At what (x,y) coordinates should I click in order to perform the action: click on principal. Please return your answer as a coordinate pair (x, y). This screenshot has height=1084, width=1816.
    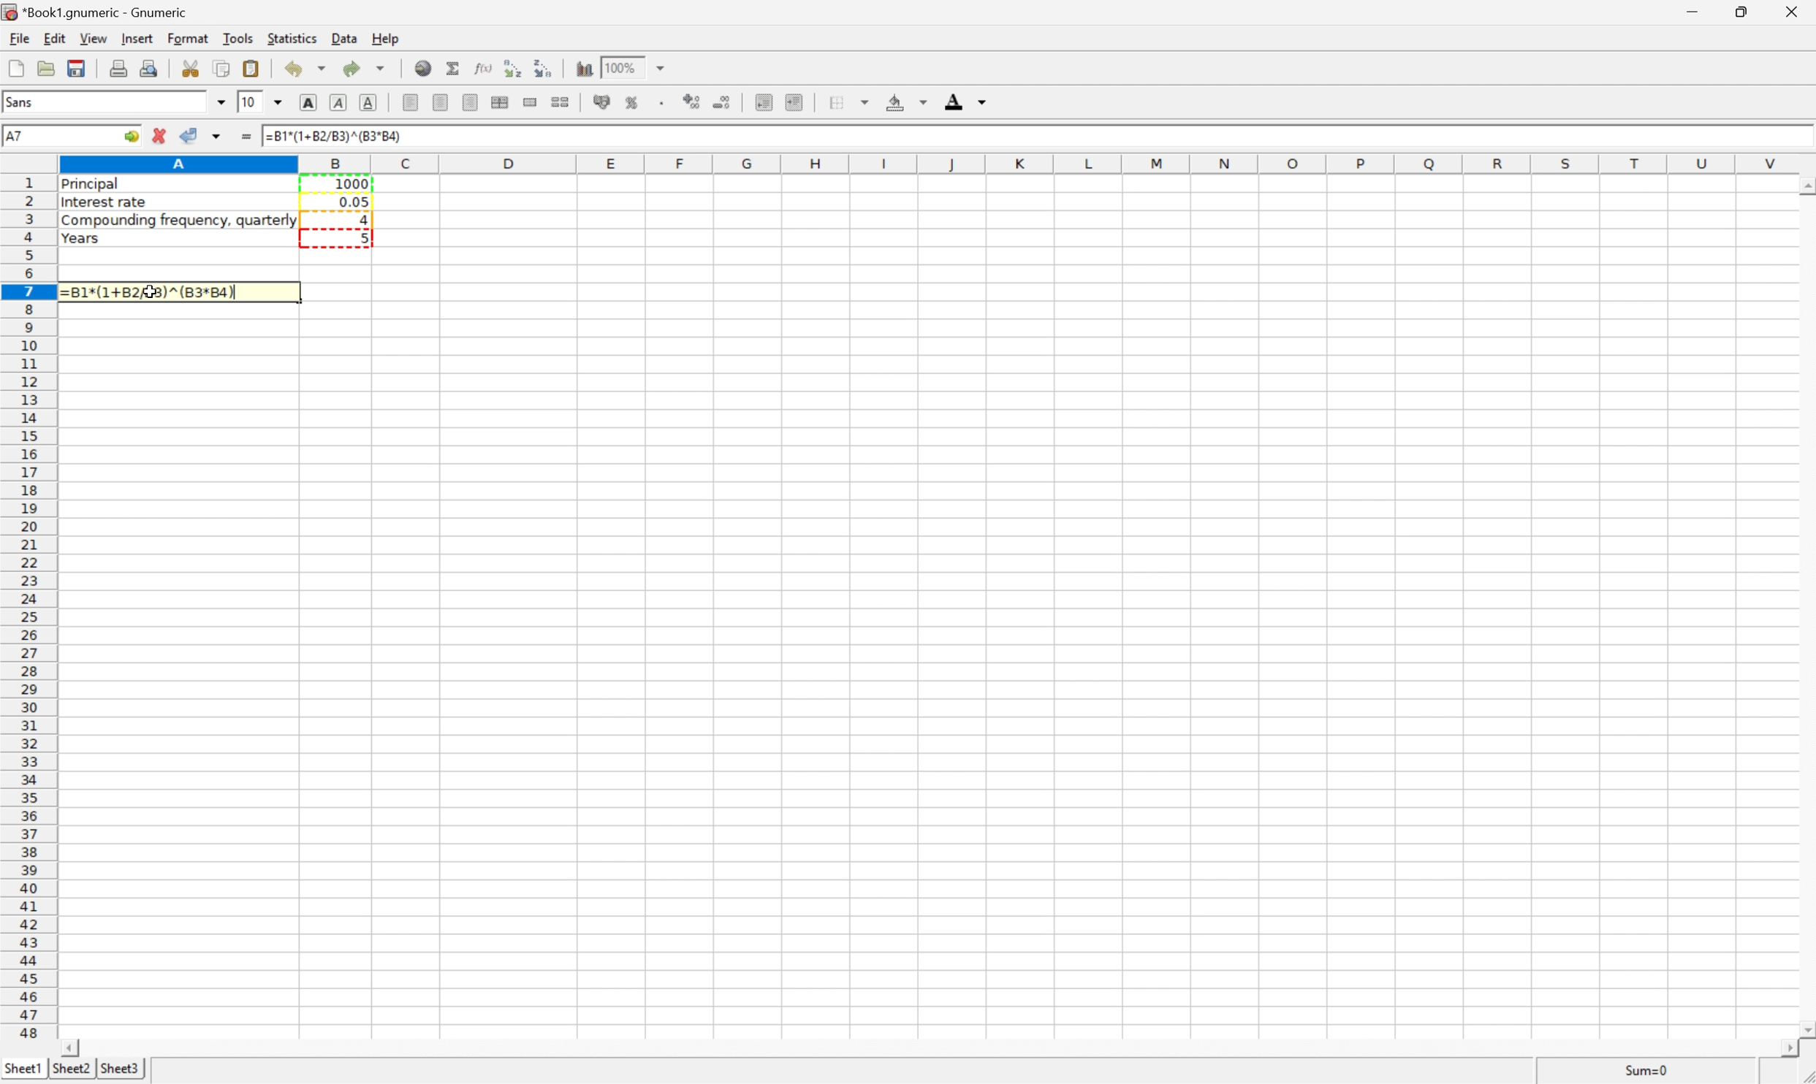
    Looking at the image, I should click on (96, 186).